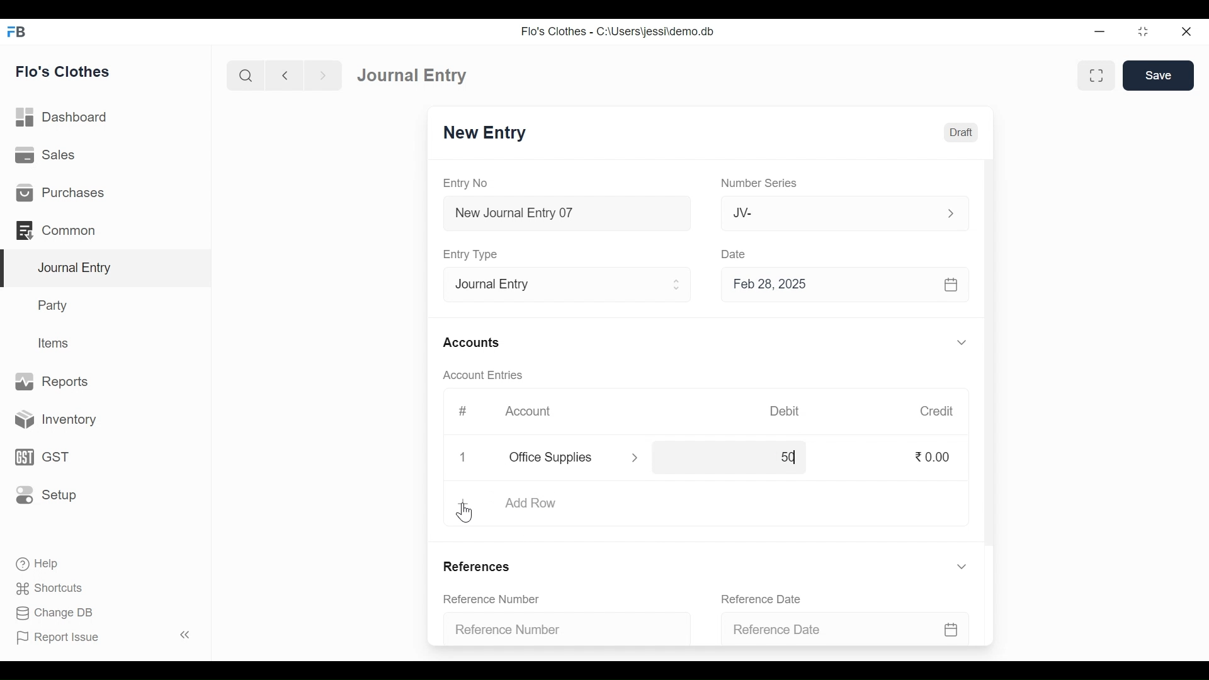 The width and height of the screenshot is (1209, 680). What do you see at coordinates (58, 230) in the screenshot?
I see `Common` at bounding box center [58, 230].